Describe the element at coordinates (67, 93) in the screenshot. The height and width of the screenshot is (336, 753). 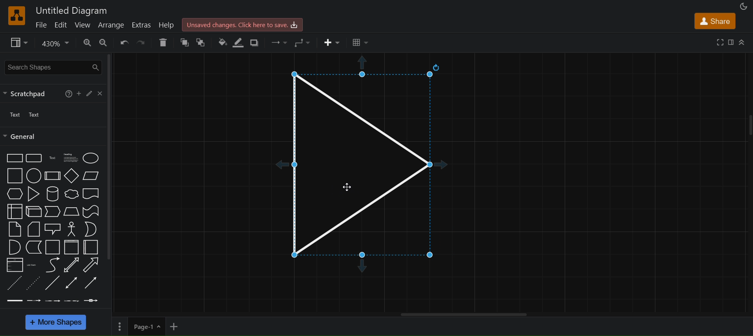
I see `help` at that location.